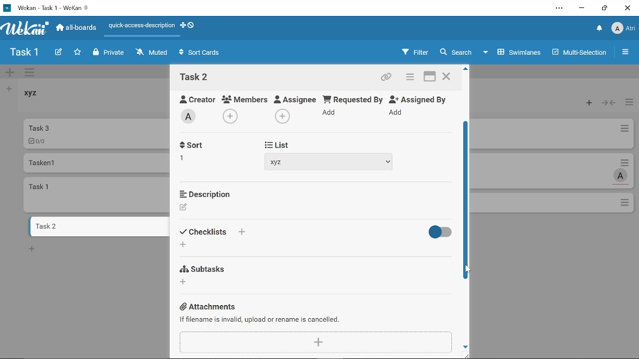 This screenshot has height=359, width=639. I want to click on card named "task 1", so click(97, 194).